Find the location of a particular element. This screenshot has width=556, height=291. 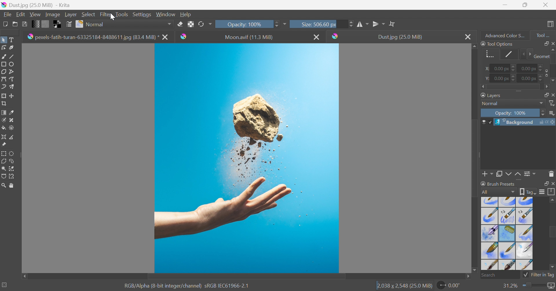

Select is located at coordinates (89, 14).